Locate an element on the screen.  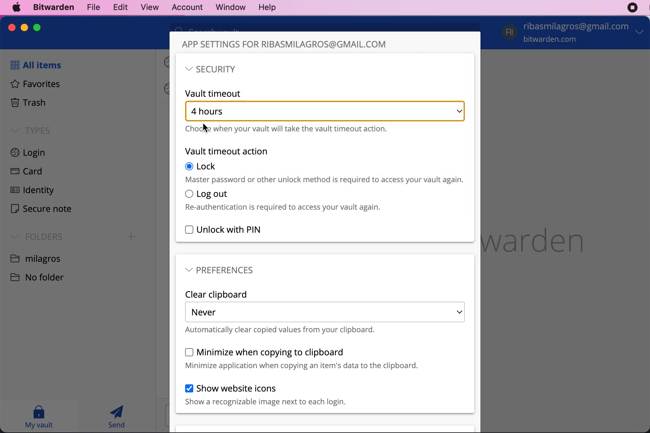
folders is located at coordinates (35, 236).